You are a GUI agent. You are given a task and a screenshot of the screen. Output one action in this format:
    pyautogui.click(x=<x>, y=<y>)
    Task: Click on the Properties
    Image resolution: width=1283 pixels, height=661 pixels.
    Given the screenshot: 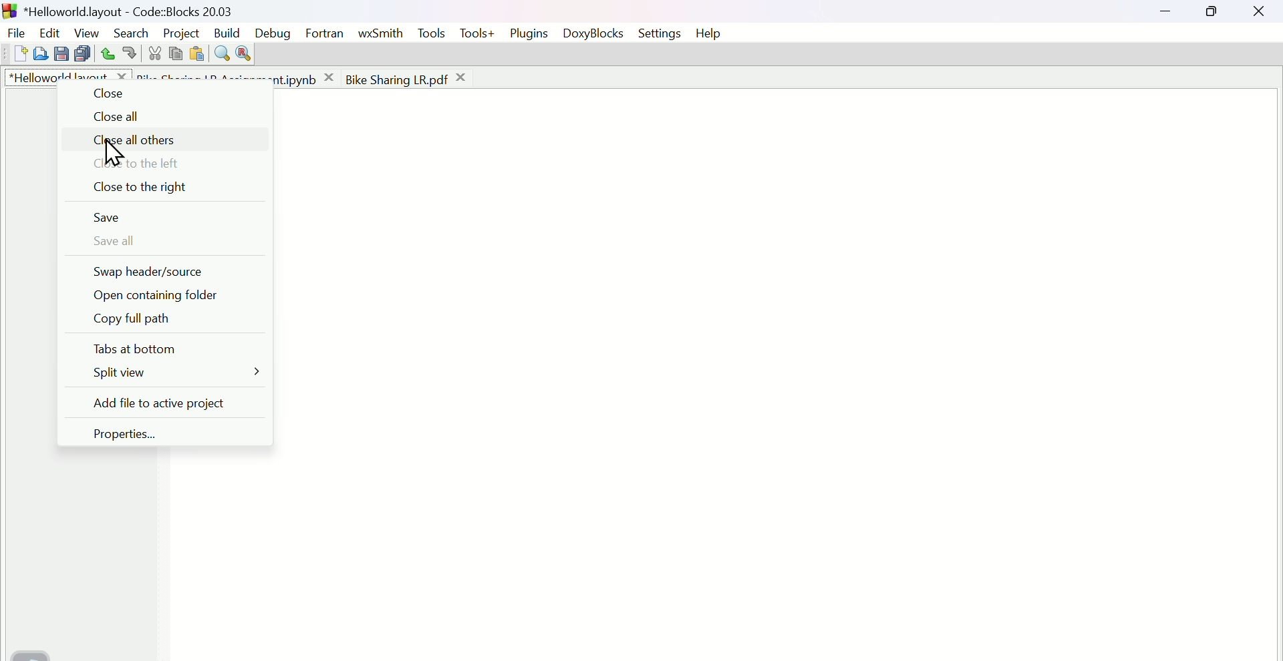 What is the action you would take?
    pyautogui.click(x=132, y=431)
    